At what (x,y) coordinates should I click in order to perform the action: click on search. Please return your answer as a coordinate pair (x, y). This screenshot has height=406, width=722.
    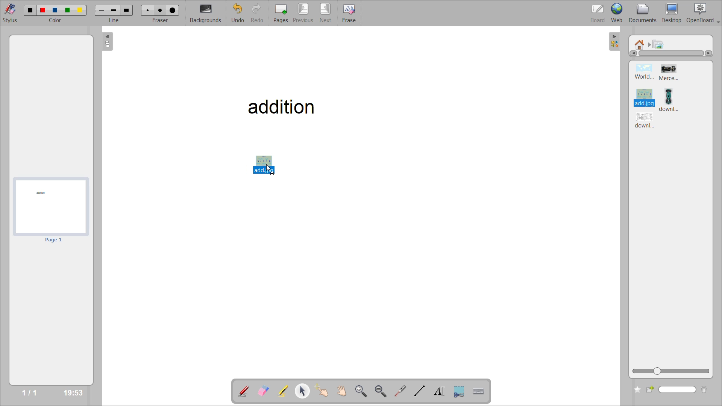
    Looking at the image, I should click on (672, 390).